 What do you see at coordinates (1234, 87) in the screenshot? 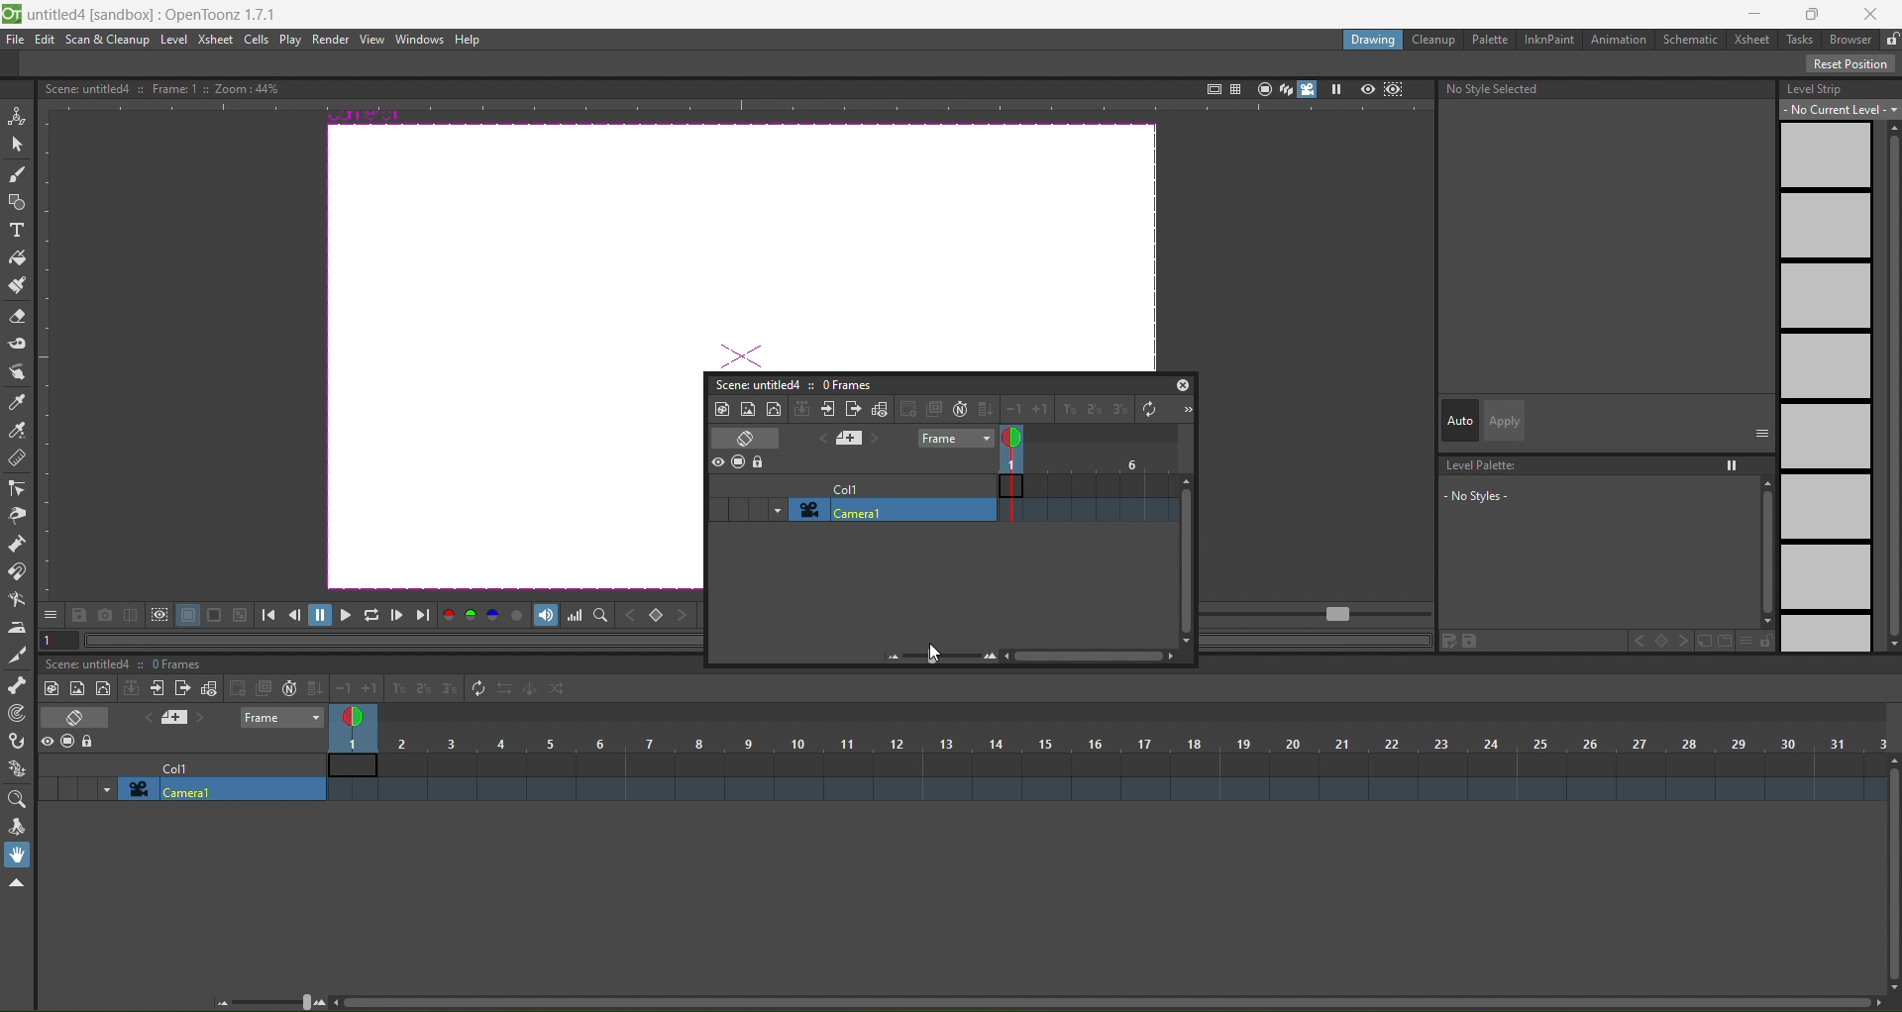
I see `field guide` at bounding box center [1234, 87].